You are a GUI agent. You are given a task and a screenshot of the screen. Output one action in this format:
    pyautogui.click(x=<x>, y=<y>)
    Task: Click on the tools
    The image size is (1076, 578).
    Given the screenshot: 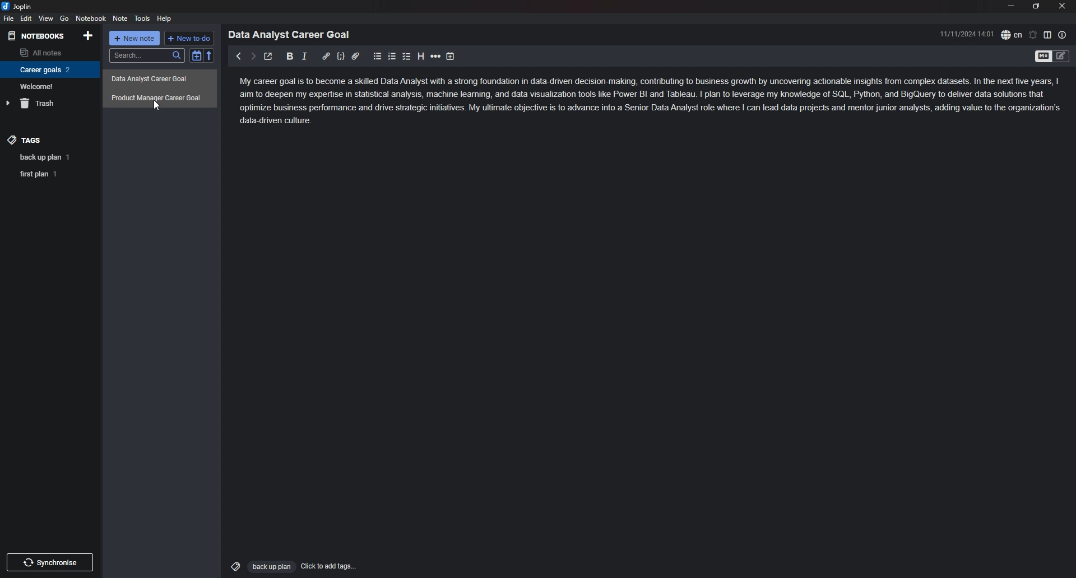 What is the action you would take?
    pyautogui.click(x=142, y=18)
    